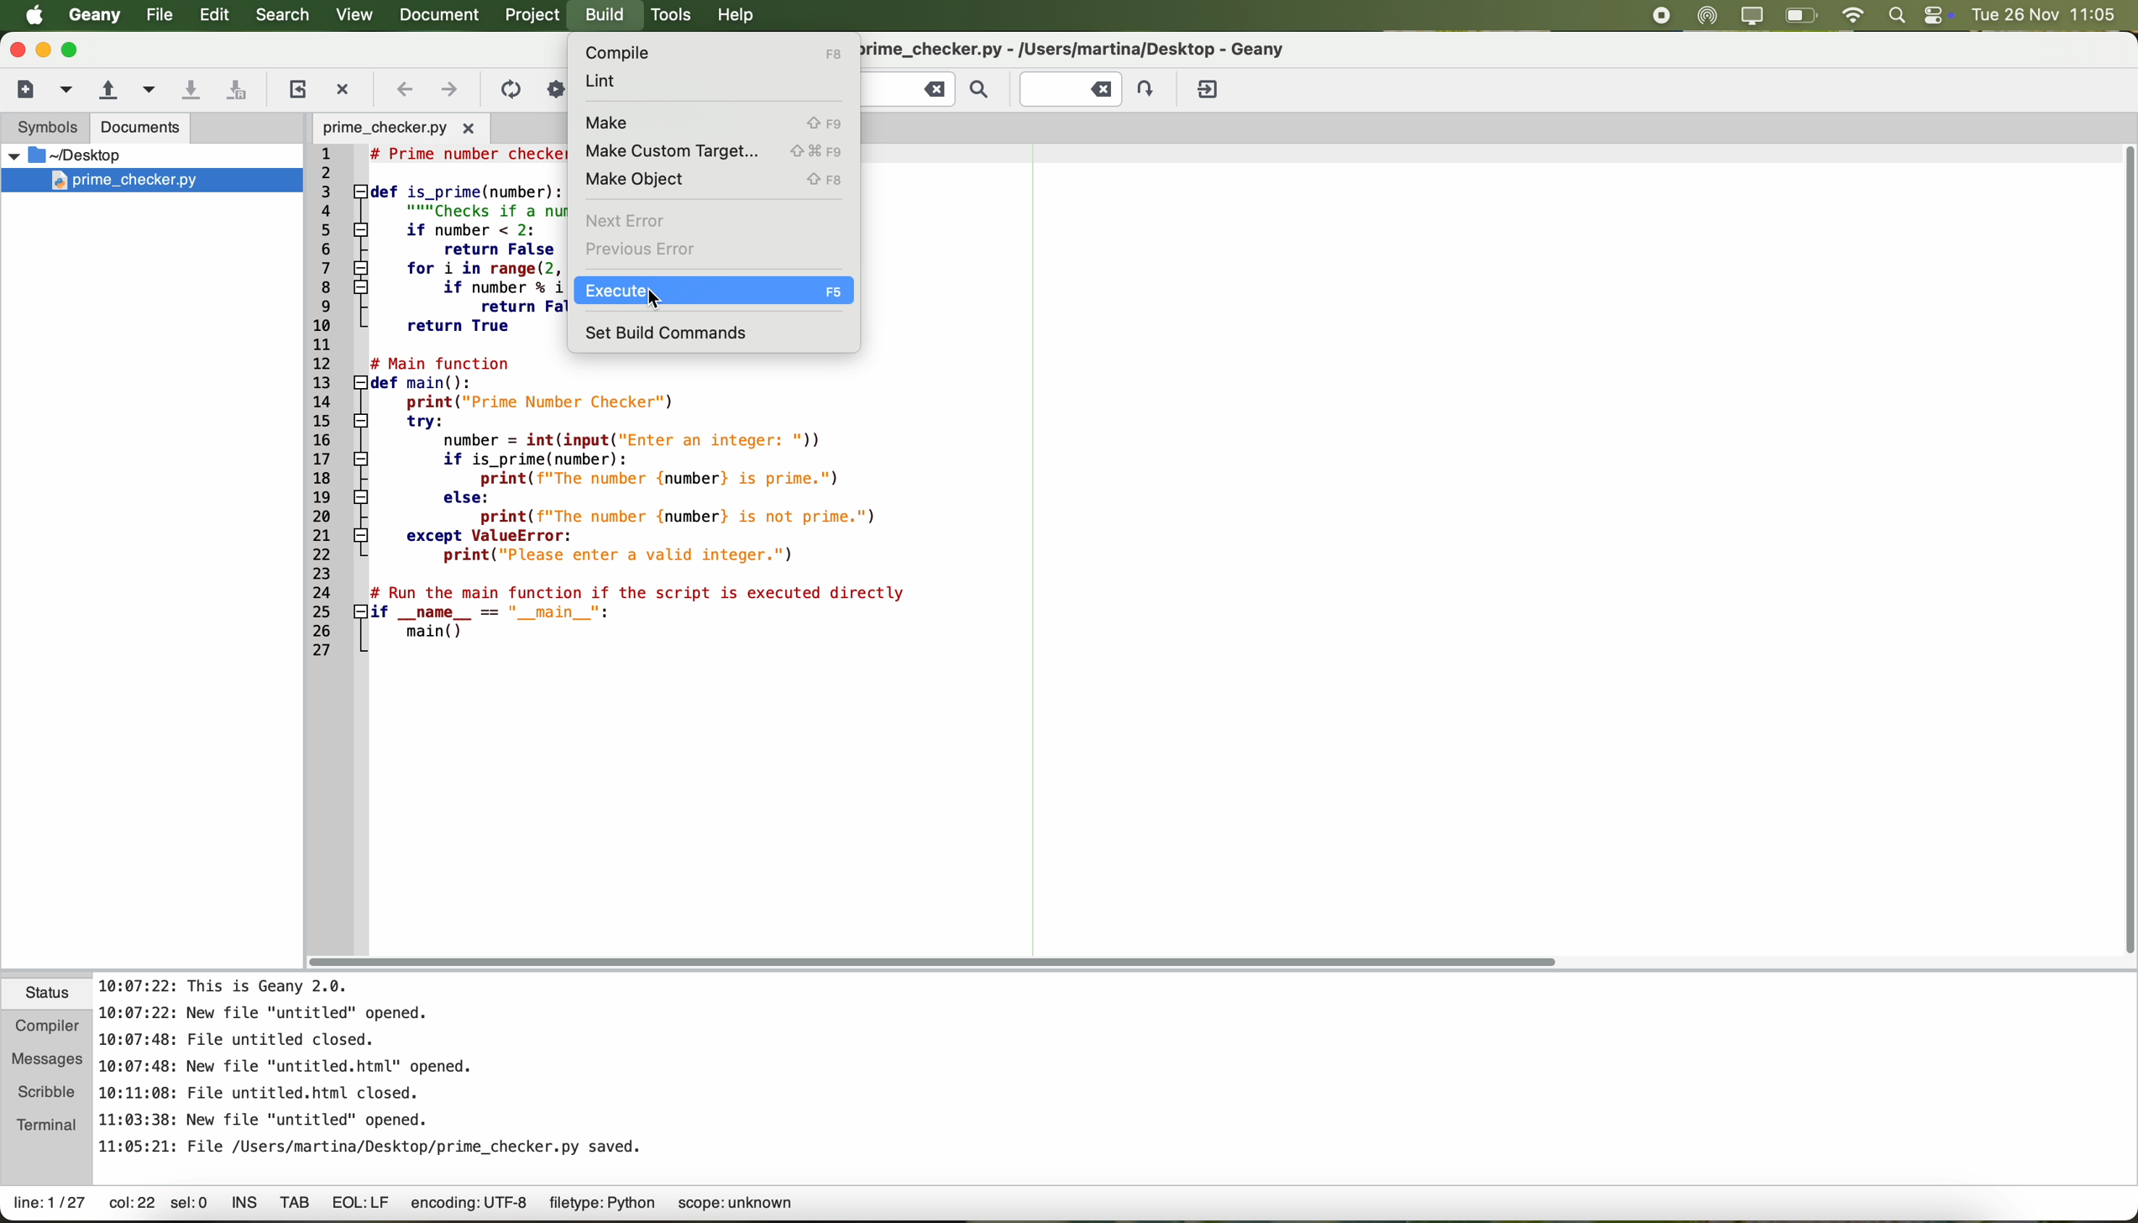 The image size is (2138, 1223). What do you see at coordinates (93, 16) in the screenshot?
I see `Geany` at bounding box center [93, 16].